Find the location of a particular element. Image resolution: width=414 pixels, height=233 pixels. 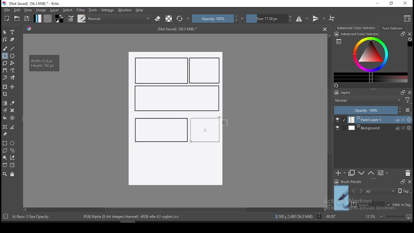

size is located at coordinates (269, 18).